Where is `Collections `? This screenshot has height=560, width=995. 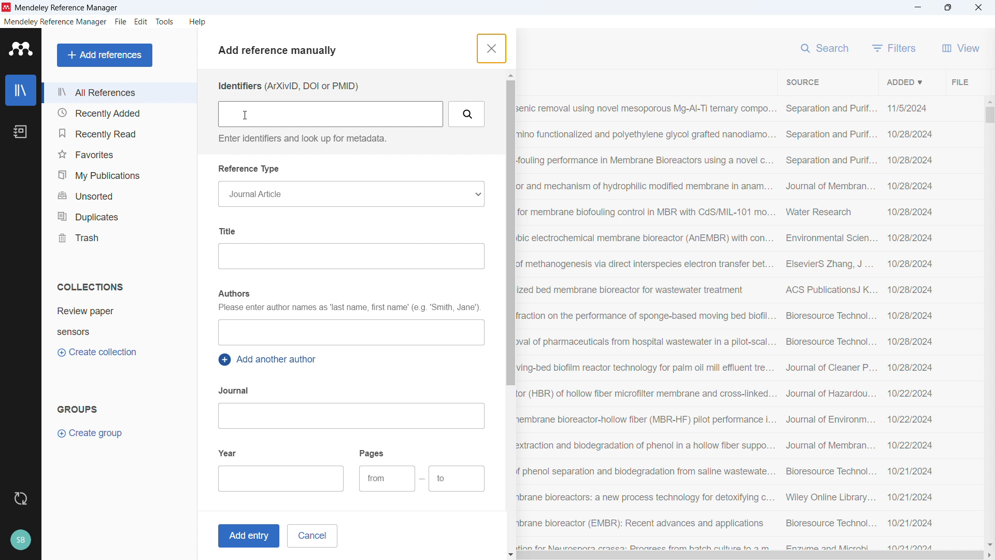
Collections  is located at coordinates (90, 287).